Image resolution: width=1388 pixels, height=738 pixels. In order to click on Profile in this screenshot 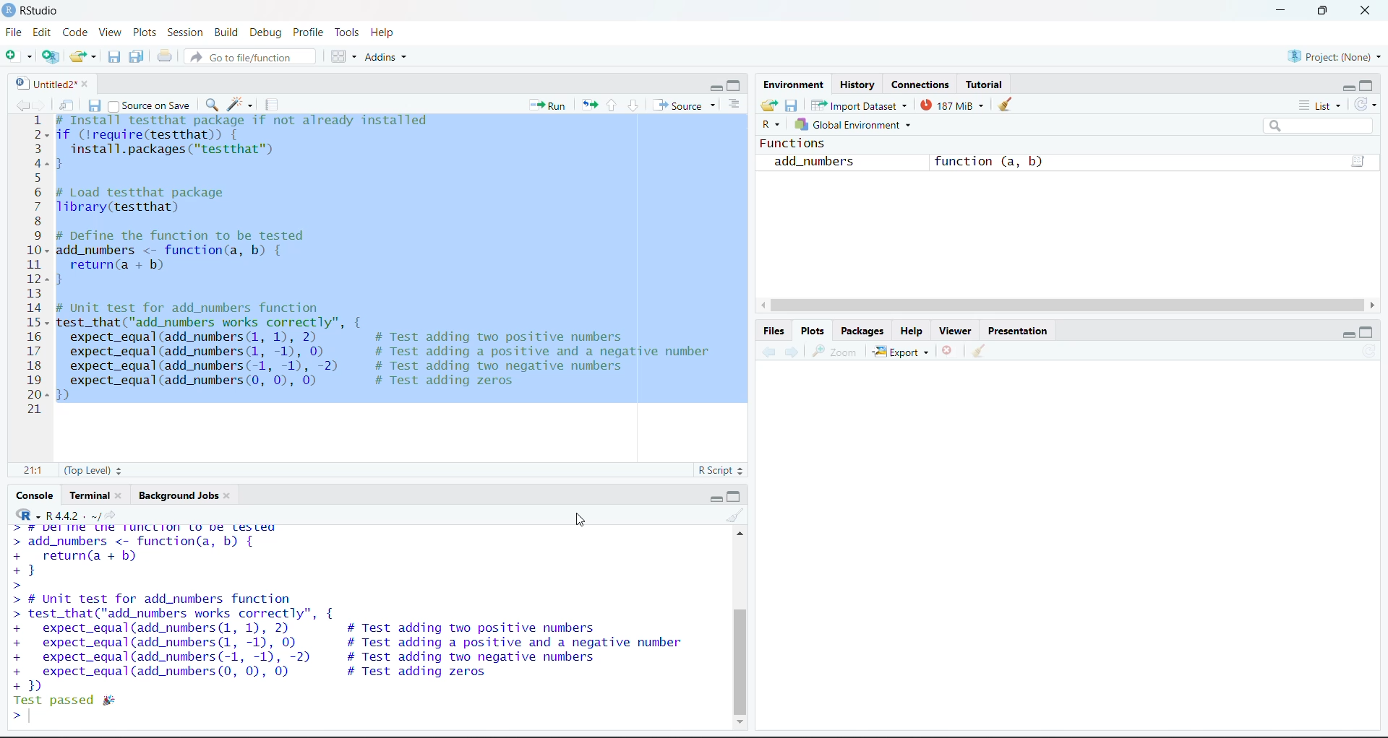, I will do `click(311, 30)`.